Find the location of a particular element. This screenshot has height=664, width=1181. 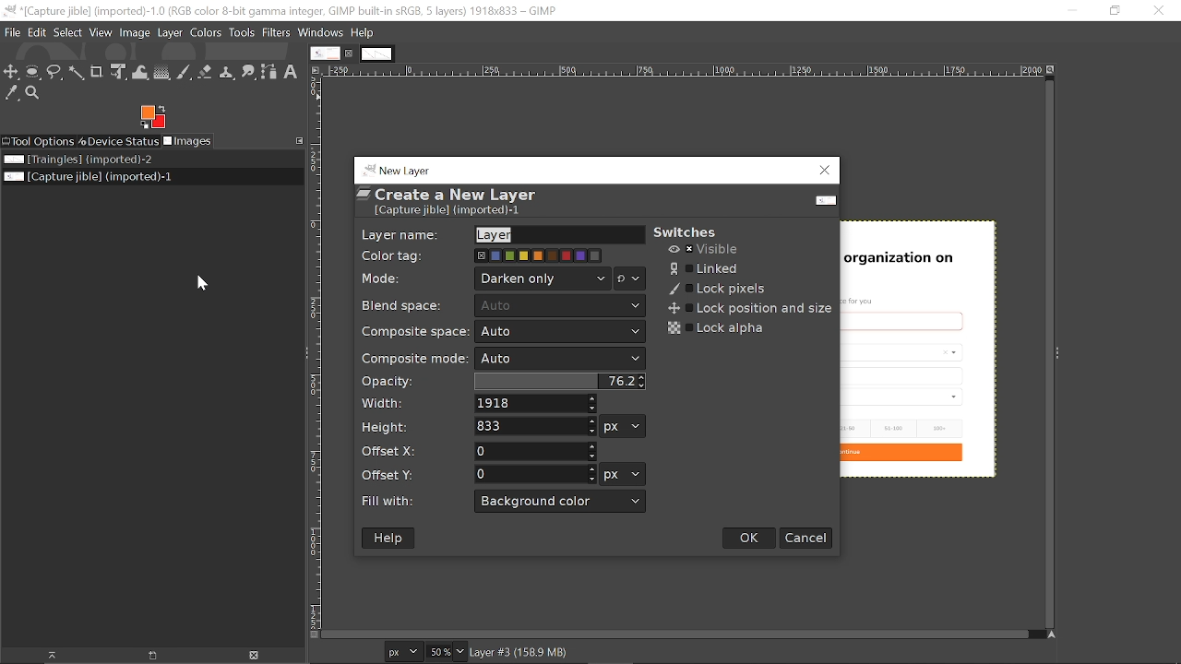

Help is located at coordinates (362, 33).